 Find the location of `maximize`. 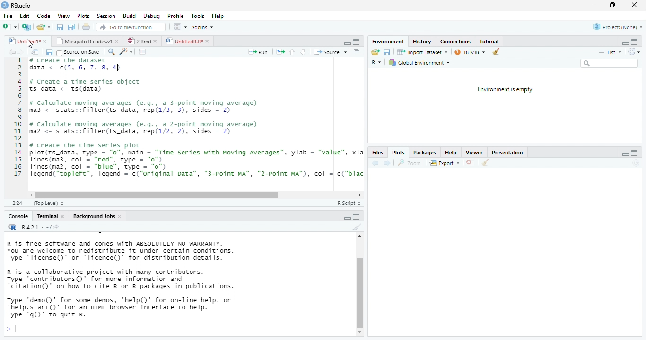

maximize is located at coordinates (634, 153).